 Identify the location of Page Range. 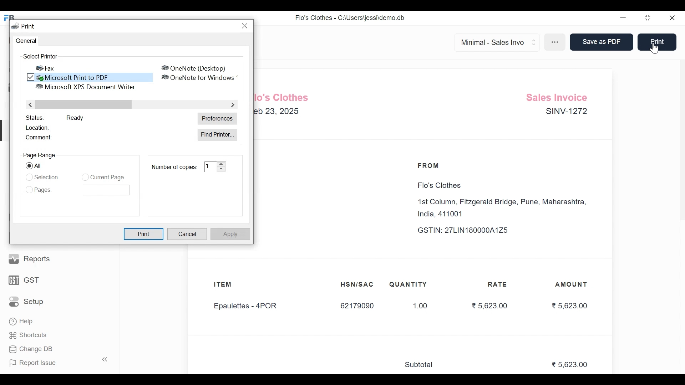
(39, 155).